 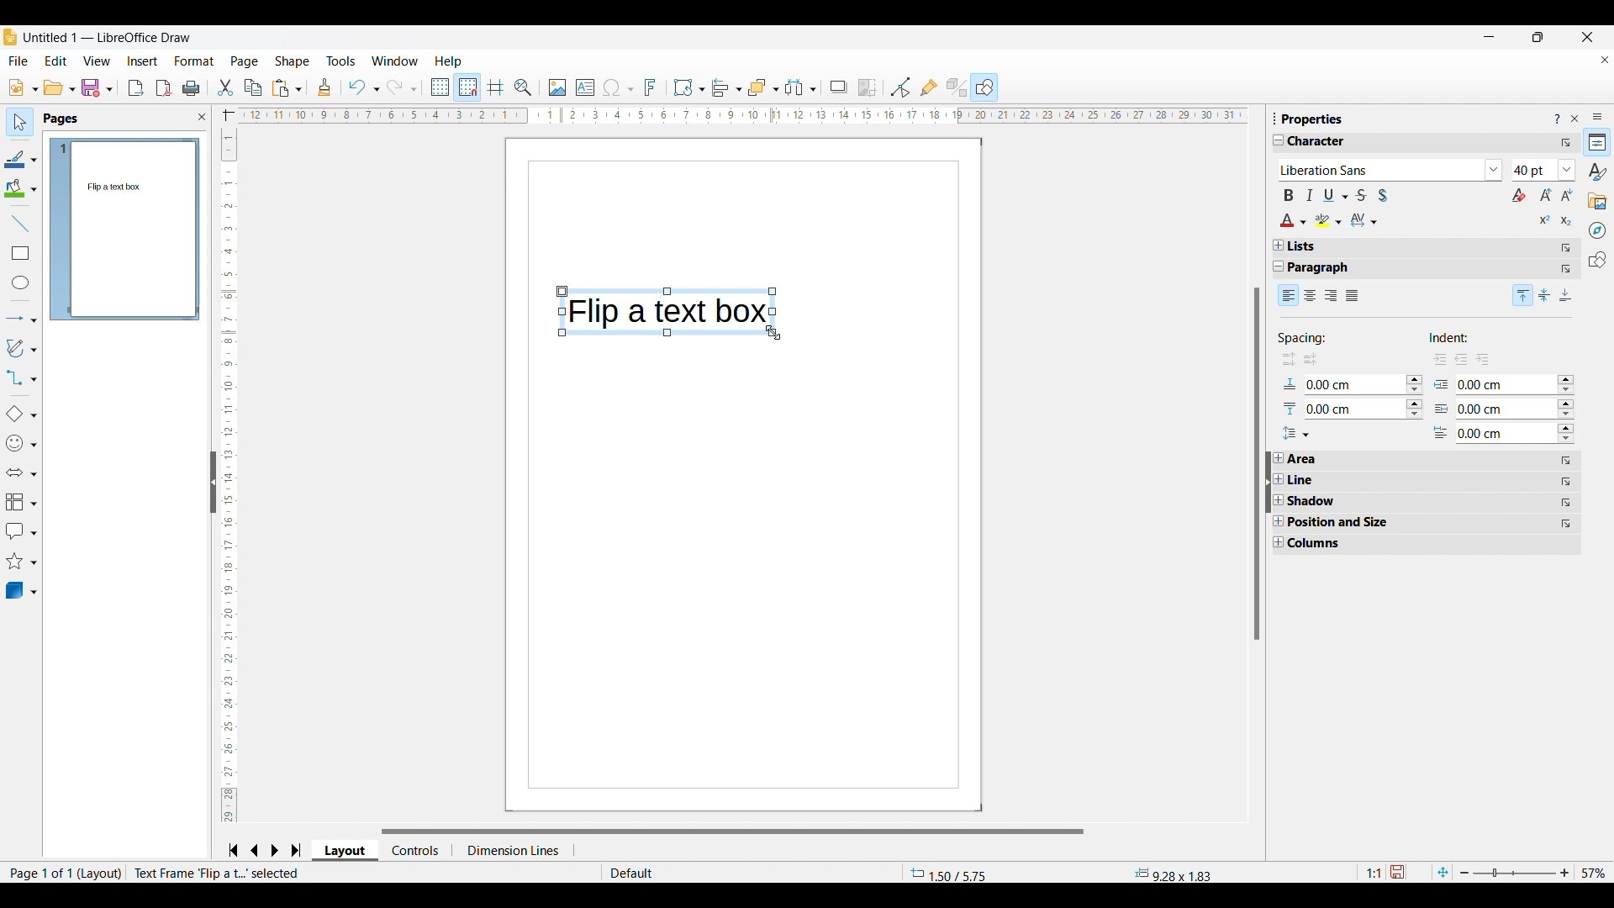 I want to click on Fill color options, so click(x=20, y=188).